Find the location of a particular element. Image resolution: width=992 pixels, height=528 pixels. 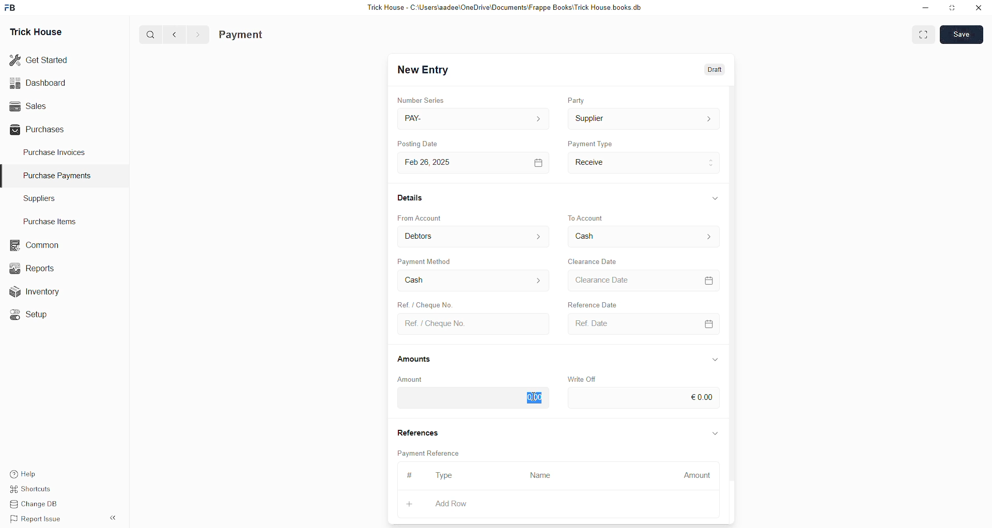

Reference Date is located at coordinates (604, 305).